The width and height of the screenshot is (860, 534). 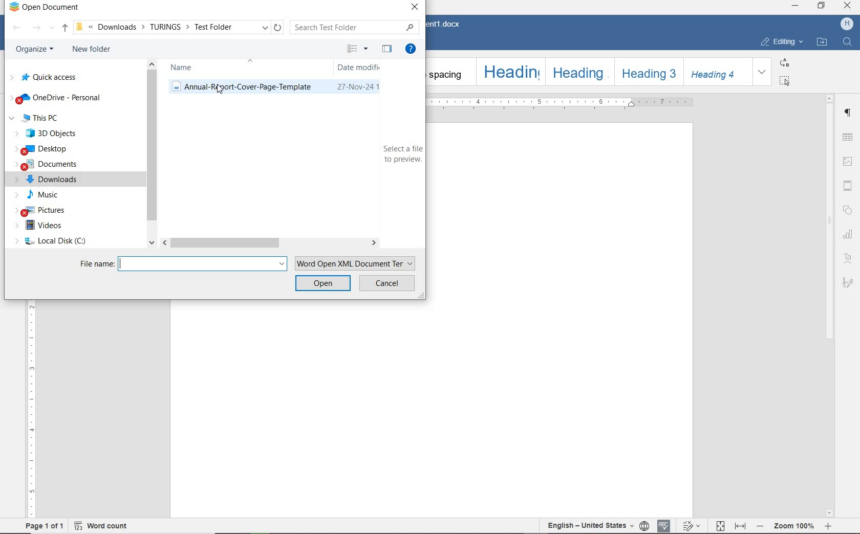 What do you see at coordinates (279, 88) in the screenshot?
I see `COVER LETTER` at bounding box center [279, 88].